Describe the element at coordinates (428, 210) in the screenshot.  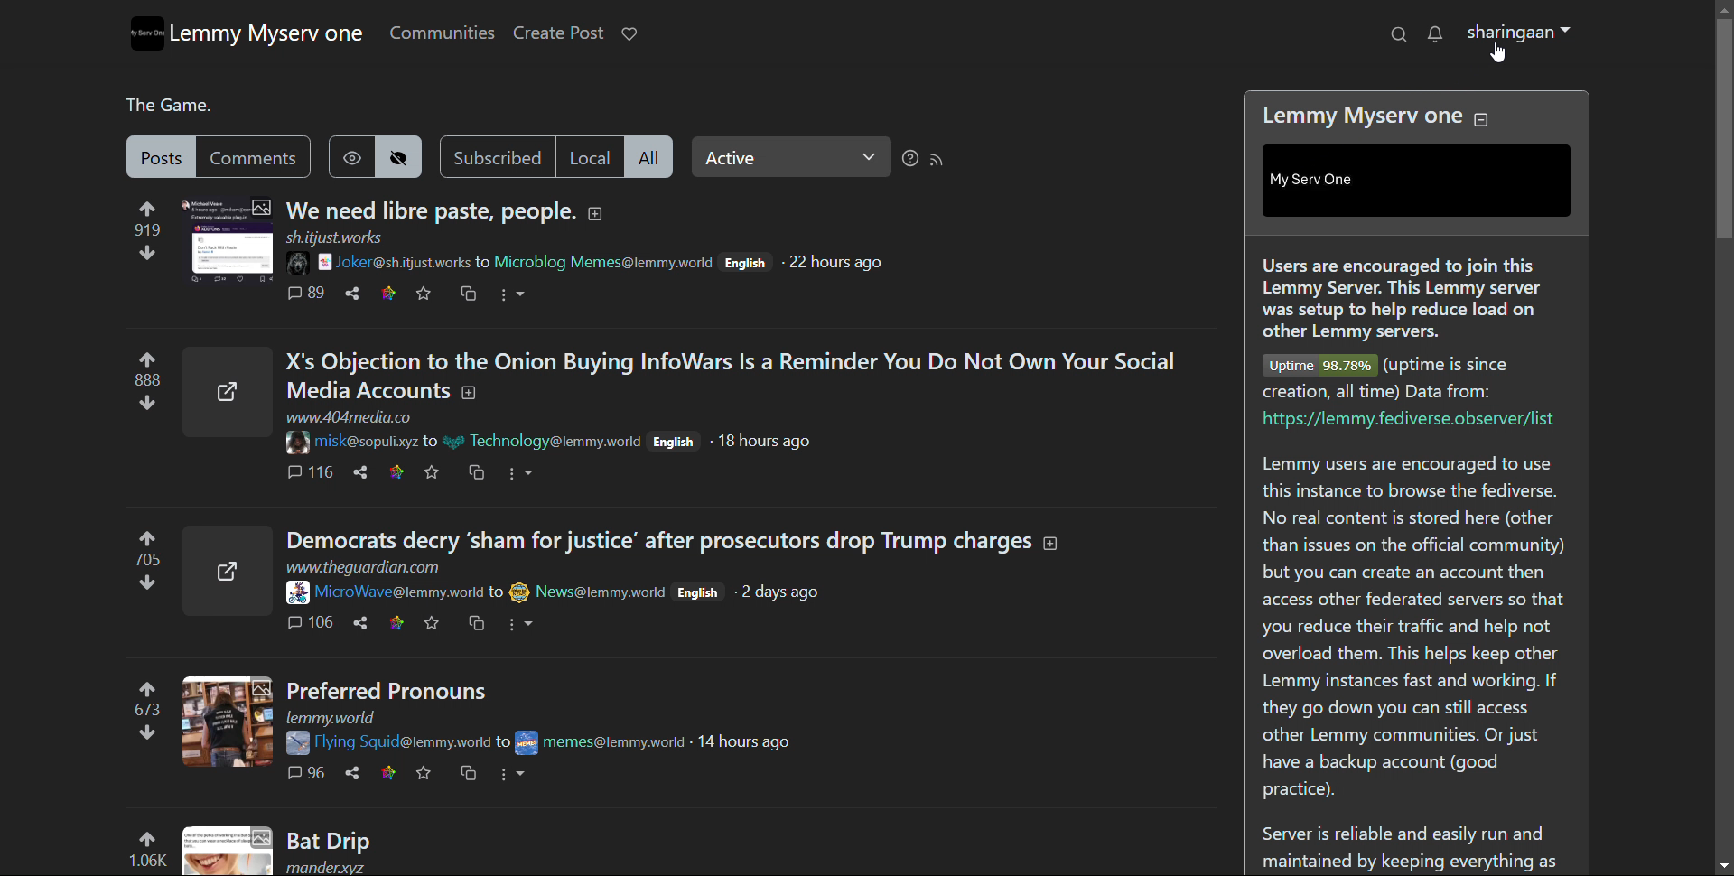
I see `We need libre paste, people.` at that location.